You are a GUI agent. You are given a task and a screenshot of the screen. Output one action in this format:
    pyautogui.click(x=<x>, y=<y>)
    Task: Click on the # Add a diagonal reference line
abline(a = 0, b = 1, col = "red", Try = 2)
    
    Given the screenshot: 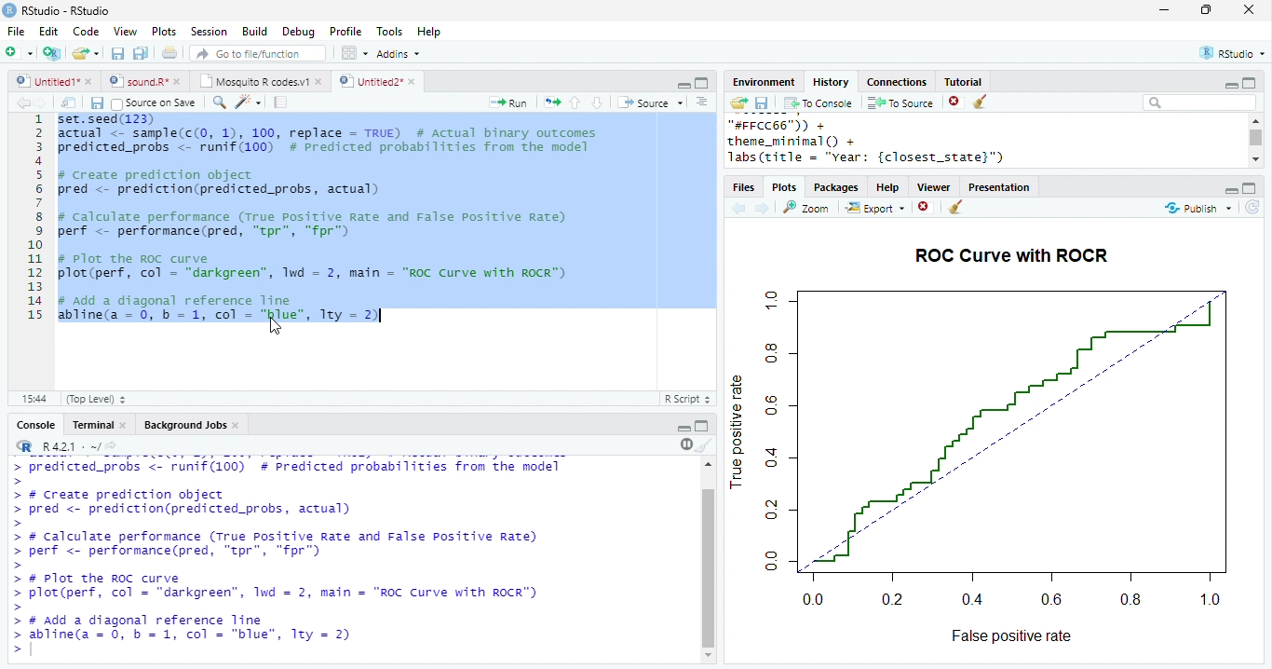 What is the action you would take?
    pyautogui.click(x=218, y=307)
    